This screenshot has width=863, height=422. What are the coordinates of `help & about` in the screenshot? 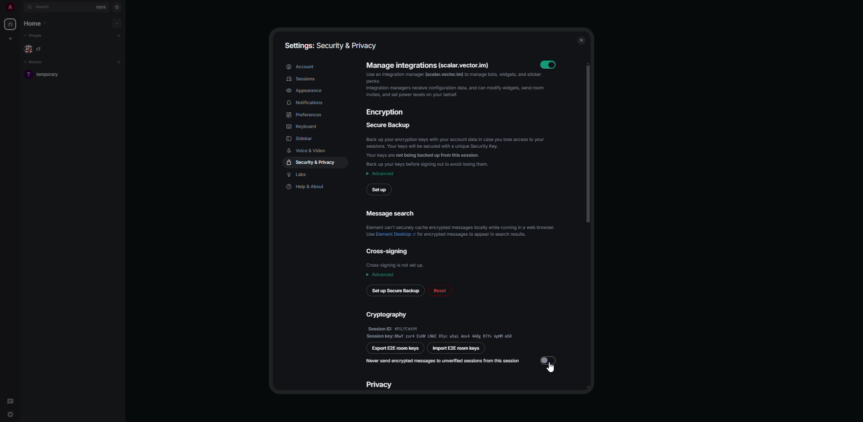 It's located at (307, 187).